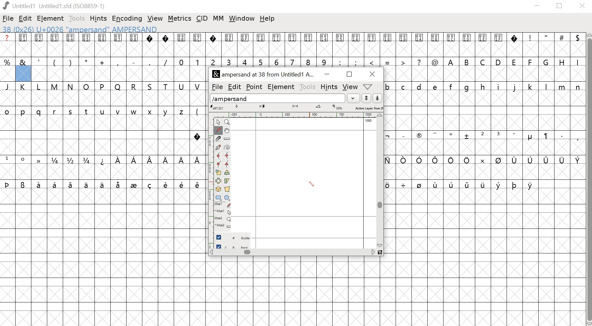 This screenshot has height=326, width=592. I want to click on symbol, so click(531, 185).